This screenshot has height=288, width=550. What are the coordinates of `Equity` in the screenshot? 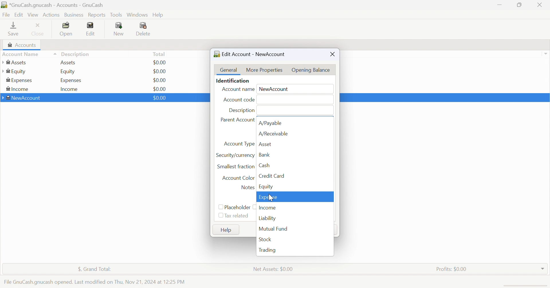 It's located at (14, 71).